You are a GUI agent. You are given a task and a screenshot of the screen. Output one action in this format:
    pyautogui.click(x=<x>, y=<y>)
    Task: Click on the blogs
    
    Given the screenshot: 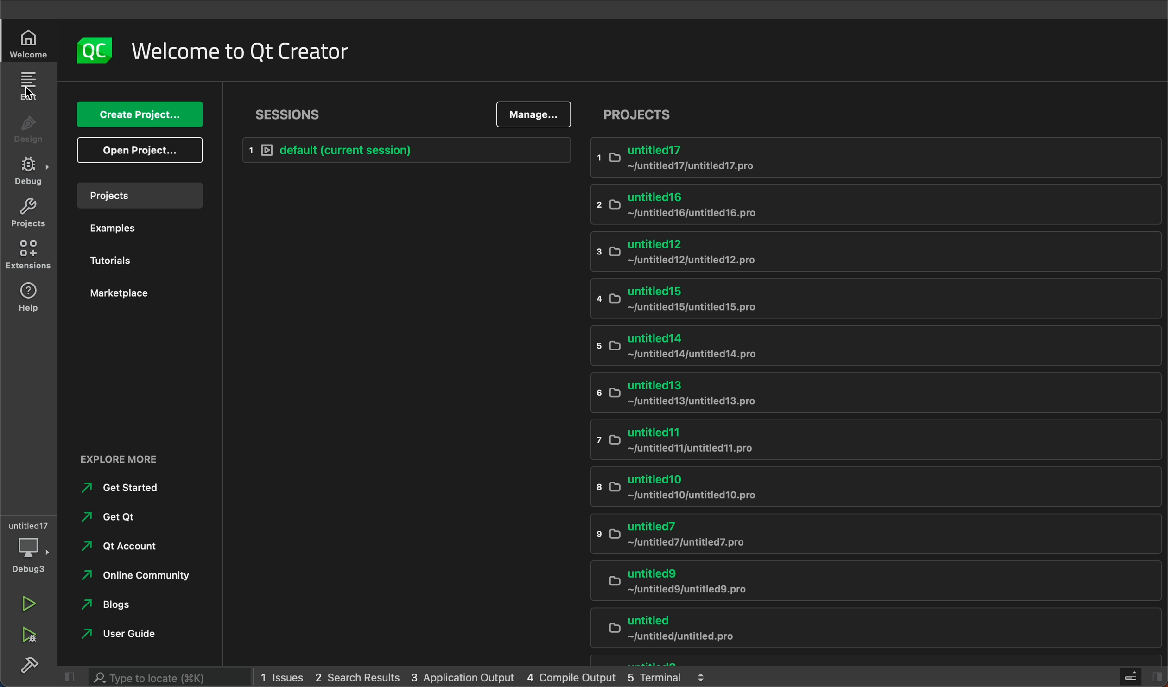 What is the action you would take?
    pyautogui.click(x=114, y=601)
    